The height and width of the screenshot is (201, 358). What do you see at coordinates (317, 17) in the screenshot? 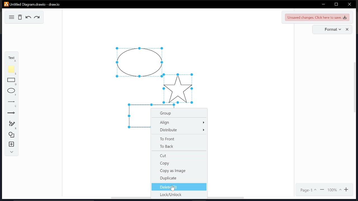
I see `unsaved changes` at bounding box center [317, 17].